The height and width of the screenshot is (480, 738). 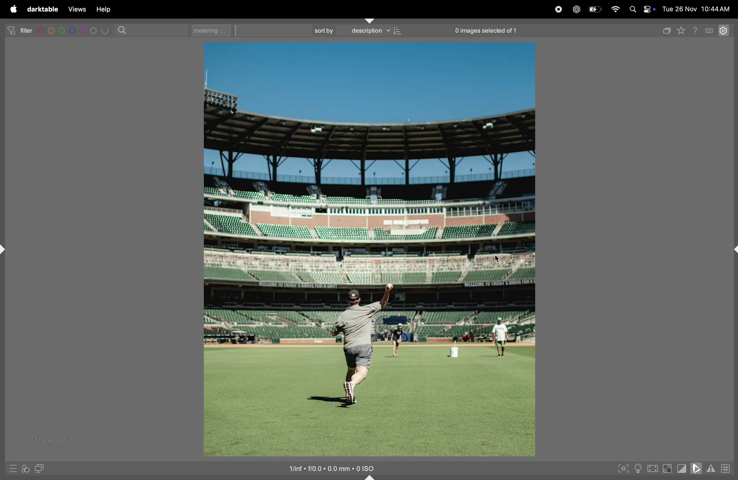 What do you see at coordinates (555, 9) in the screenshot?
I see `record` at bounding box center [555, 9].